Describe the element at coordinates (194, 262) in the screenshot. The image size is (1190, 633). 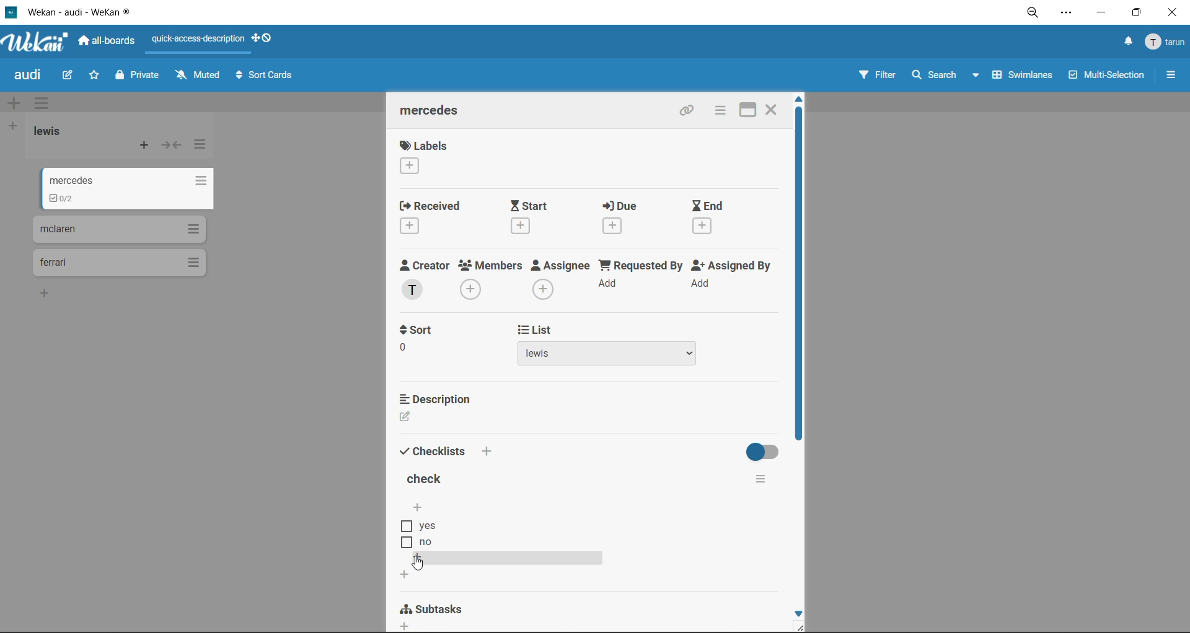
I see `list actions` at that location.